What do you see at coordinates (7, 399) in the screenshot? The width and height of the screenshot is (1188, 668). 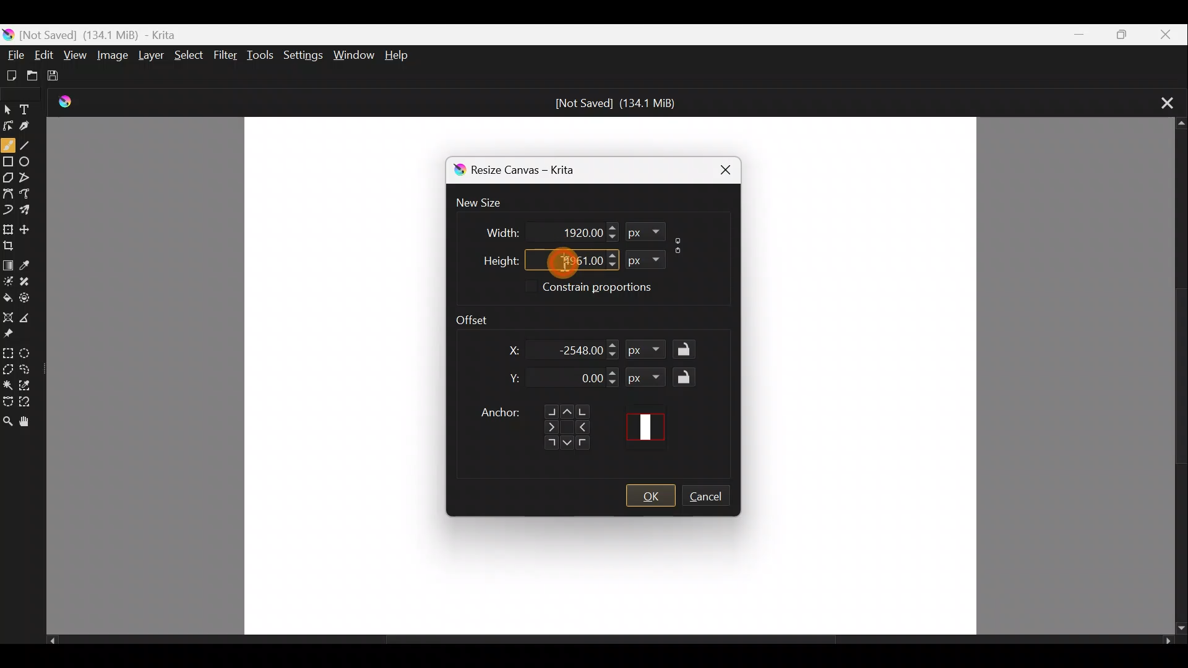 I see `Bezier curve selection tool` at bounding box center [7, 399].